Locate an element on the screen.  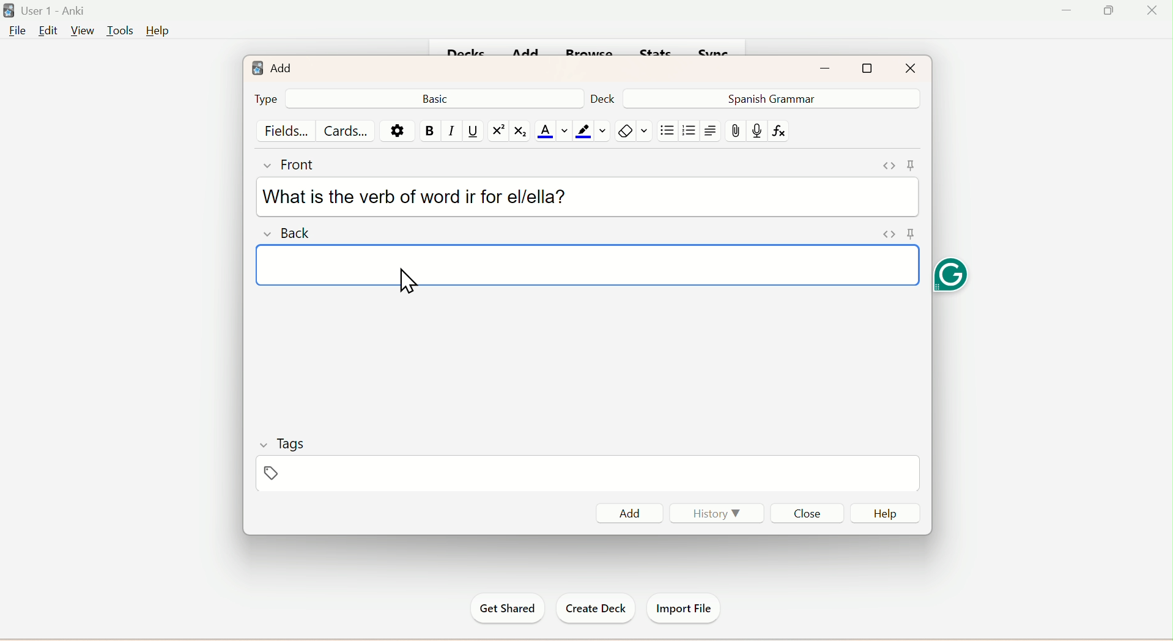
Italiac is located at coordinates (452, 131).